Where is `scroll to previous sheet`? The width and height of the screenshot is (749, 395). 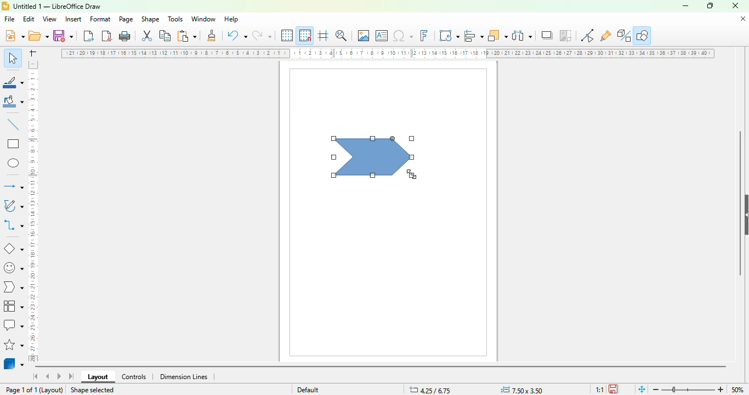 scroll to previous sheet is located at coordinates (48, 376).